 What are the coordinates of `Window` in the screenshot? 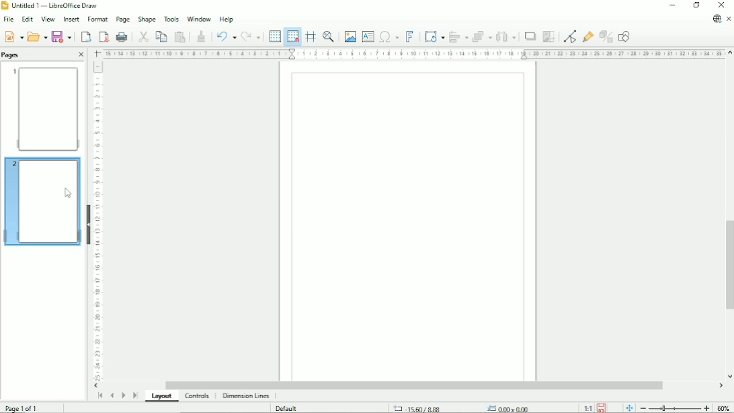 It's located at (199, 17).